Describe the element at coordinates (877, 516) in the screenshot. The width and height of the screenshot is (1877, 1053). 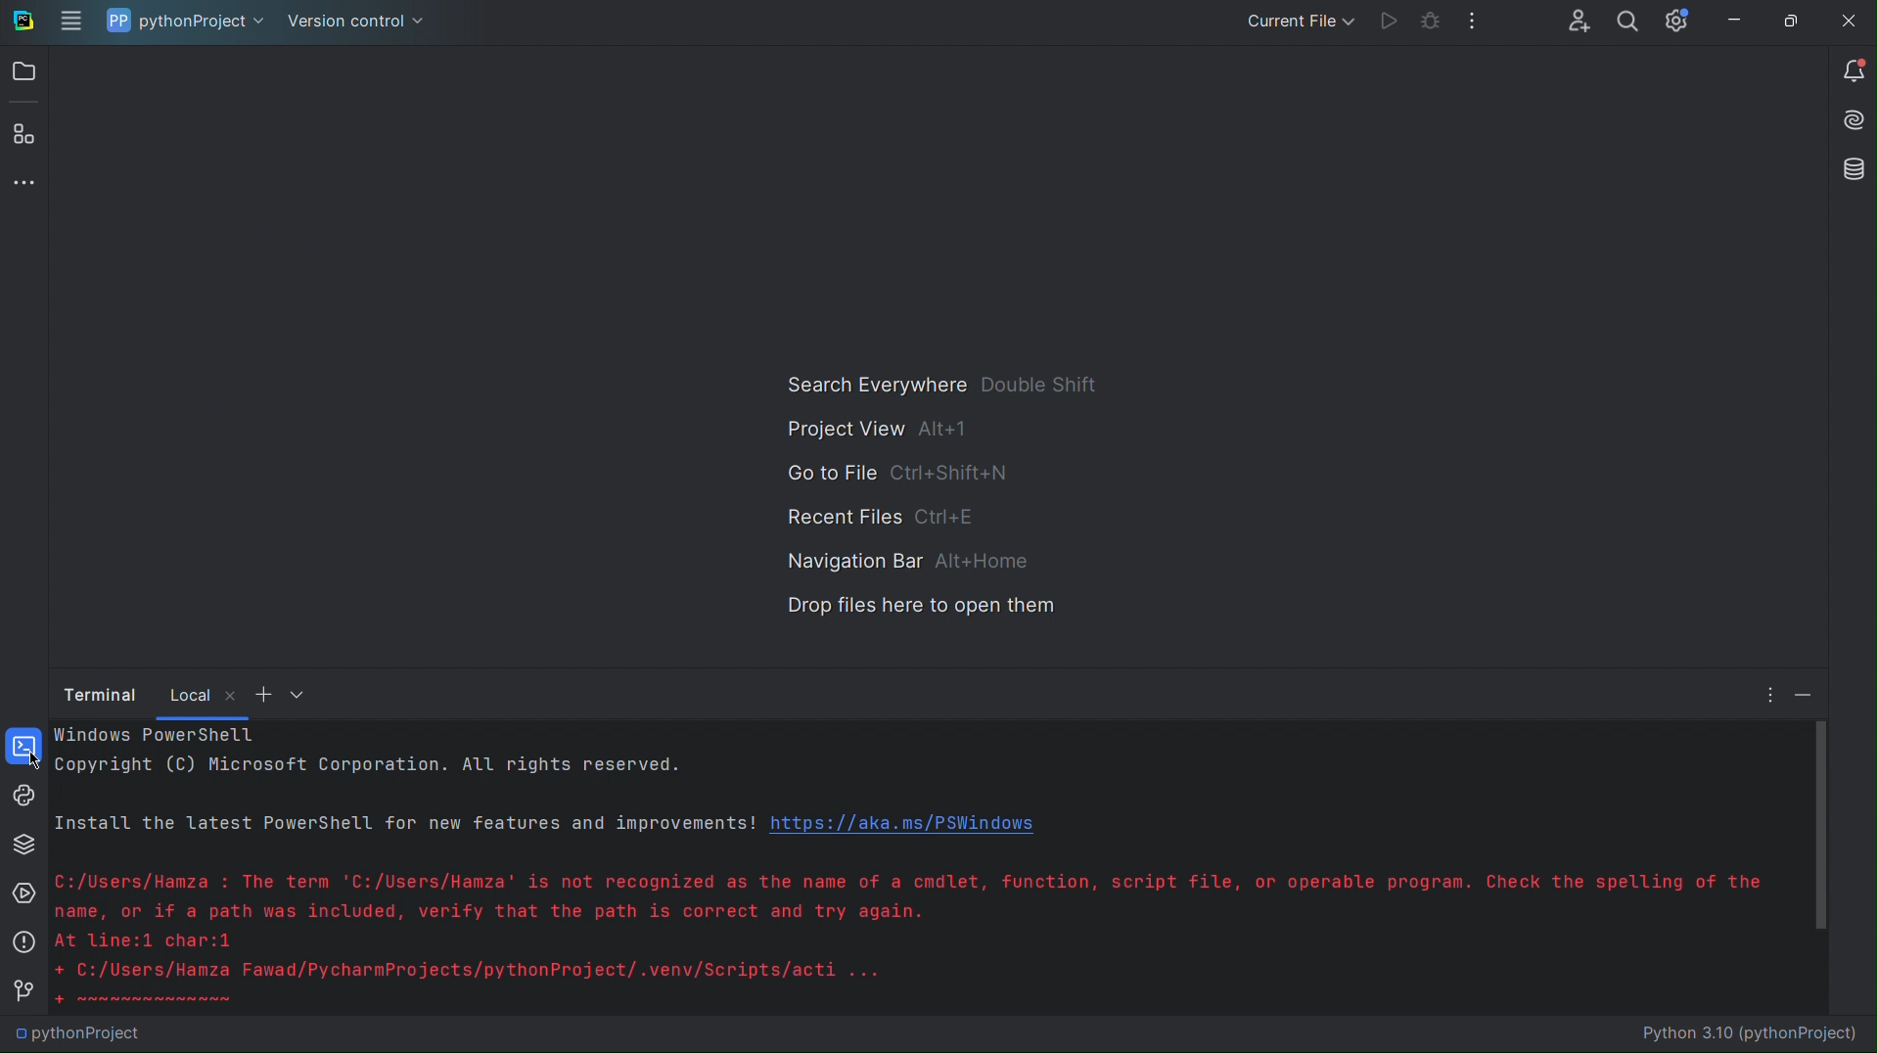
I see `Recent Files` at that location.